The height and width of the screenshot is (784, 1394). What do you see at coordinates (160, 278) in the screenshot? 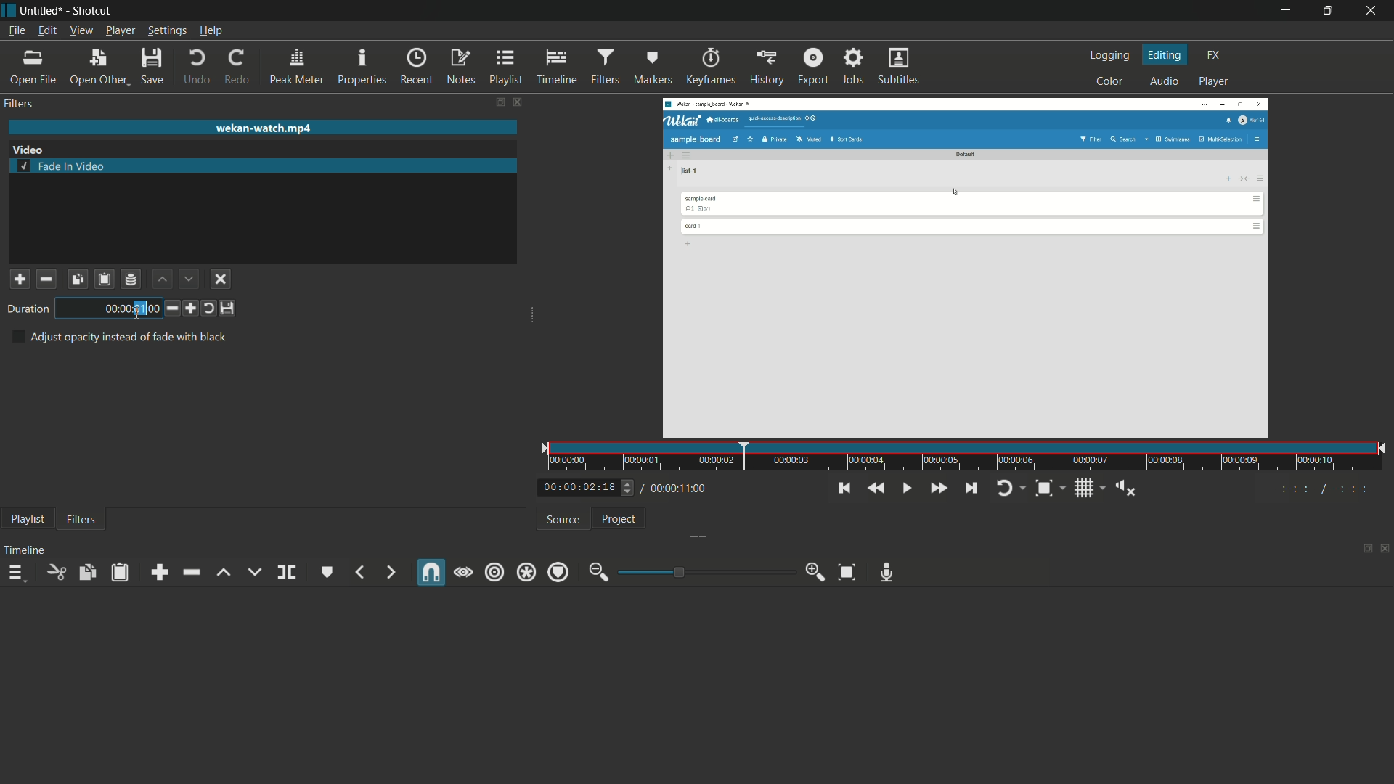
I see `move filter up` at bounding box center [160, 278].